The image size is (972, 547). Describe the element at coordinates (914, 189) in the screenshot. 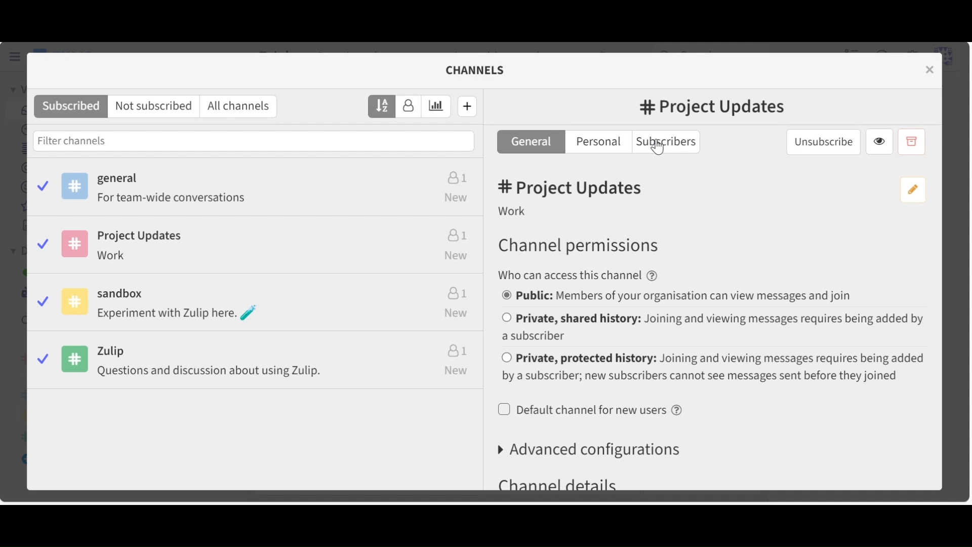

I see `Edit Channel name and description` at that location.